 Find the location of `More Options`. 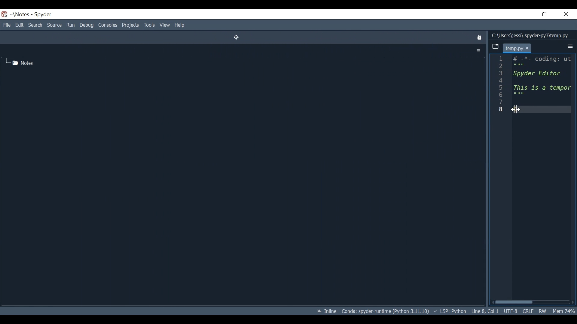

More Options is located at coordinates (478, 50).